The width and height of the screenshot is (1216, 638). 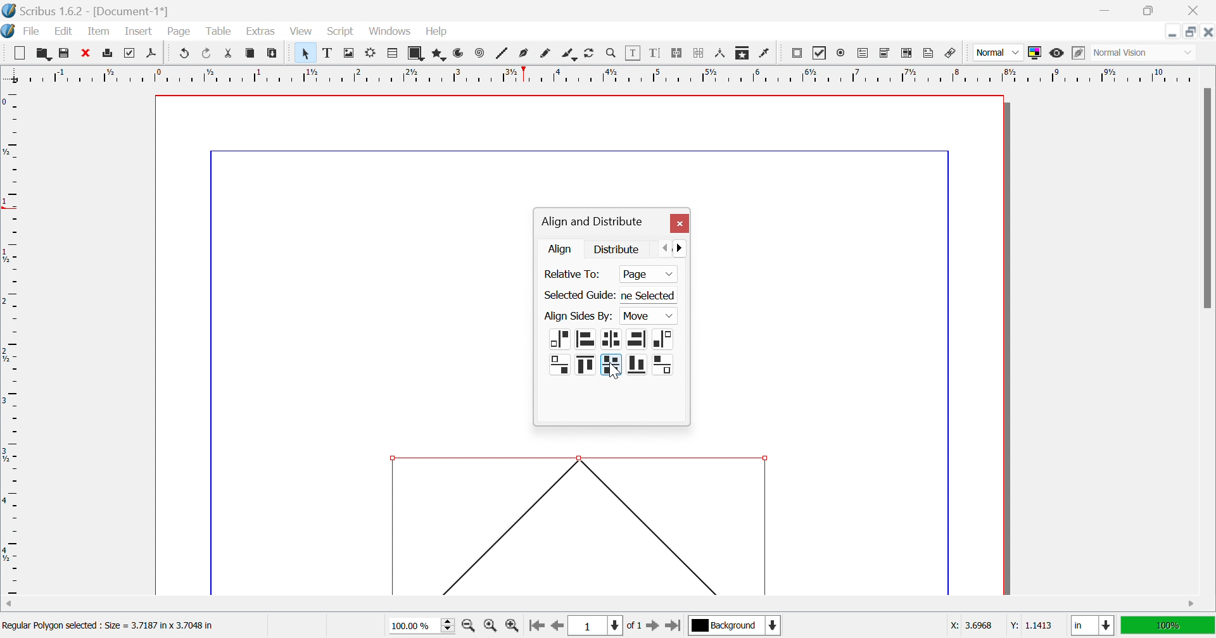 I want to click on Close, so click(x=679, y=224).